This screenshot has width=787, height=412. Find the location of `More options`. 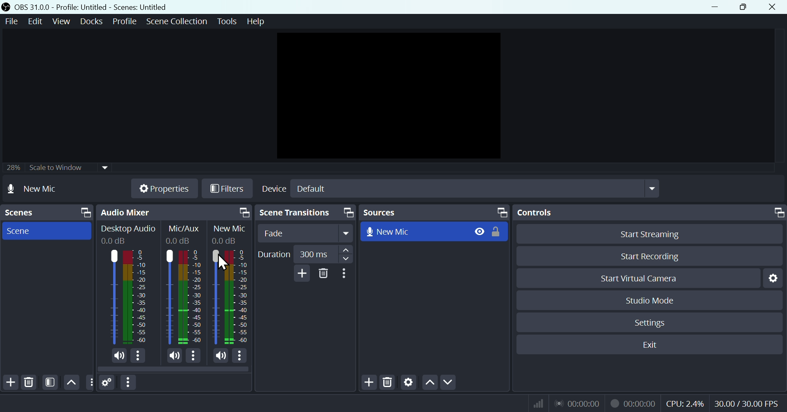

More options is located at coordinates (129, 383).